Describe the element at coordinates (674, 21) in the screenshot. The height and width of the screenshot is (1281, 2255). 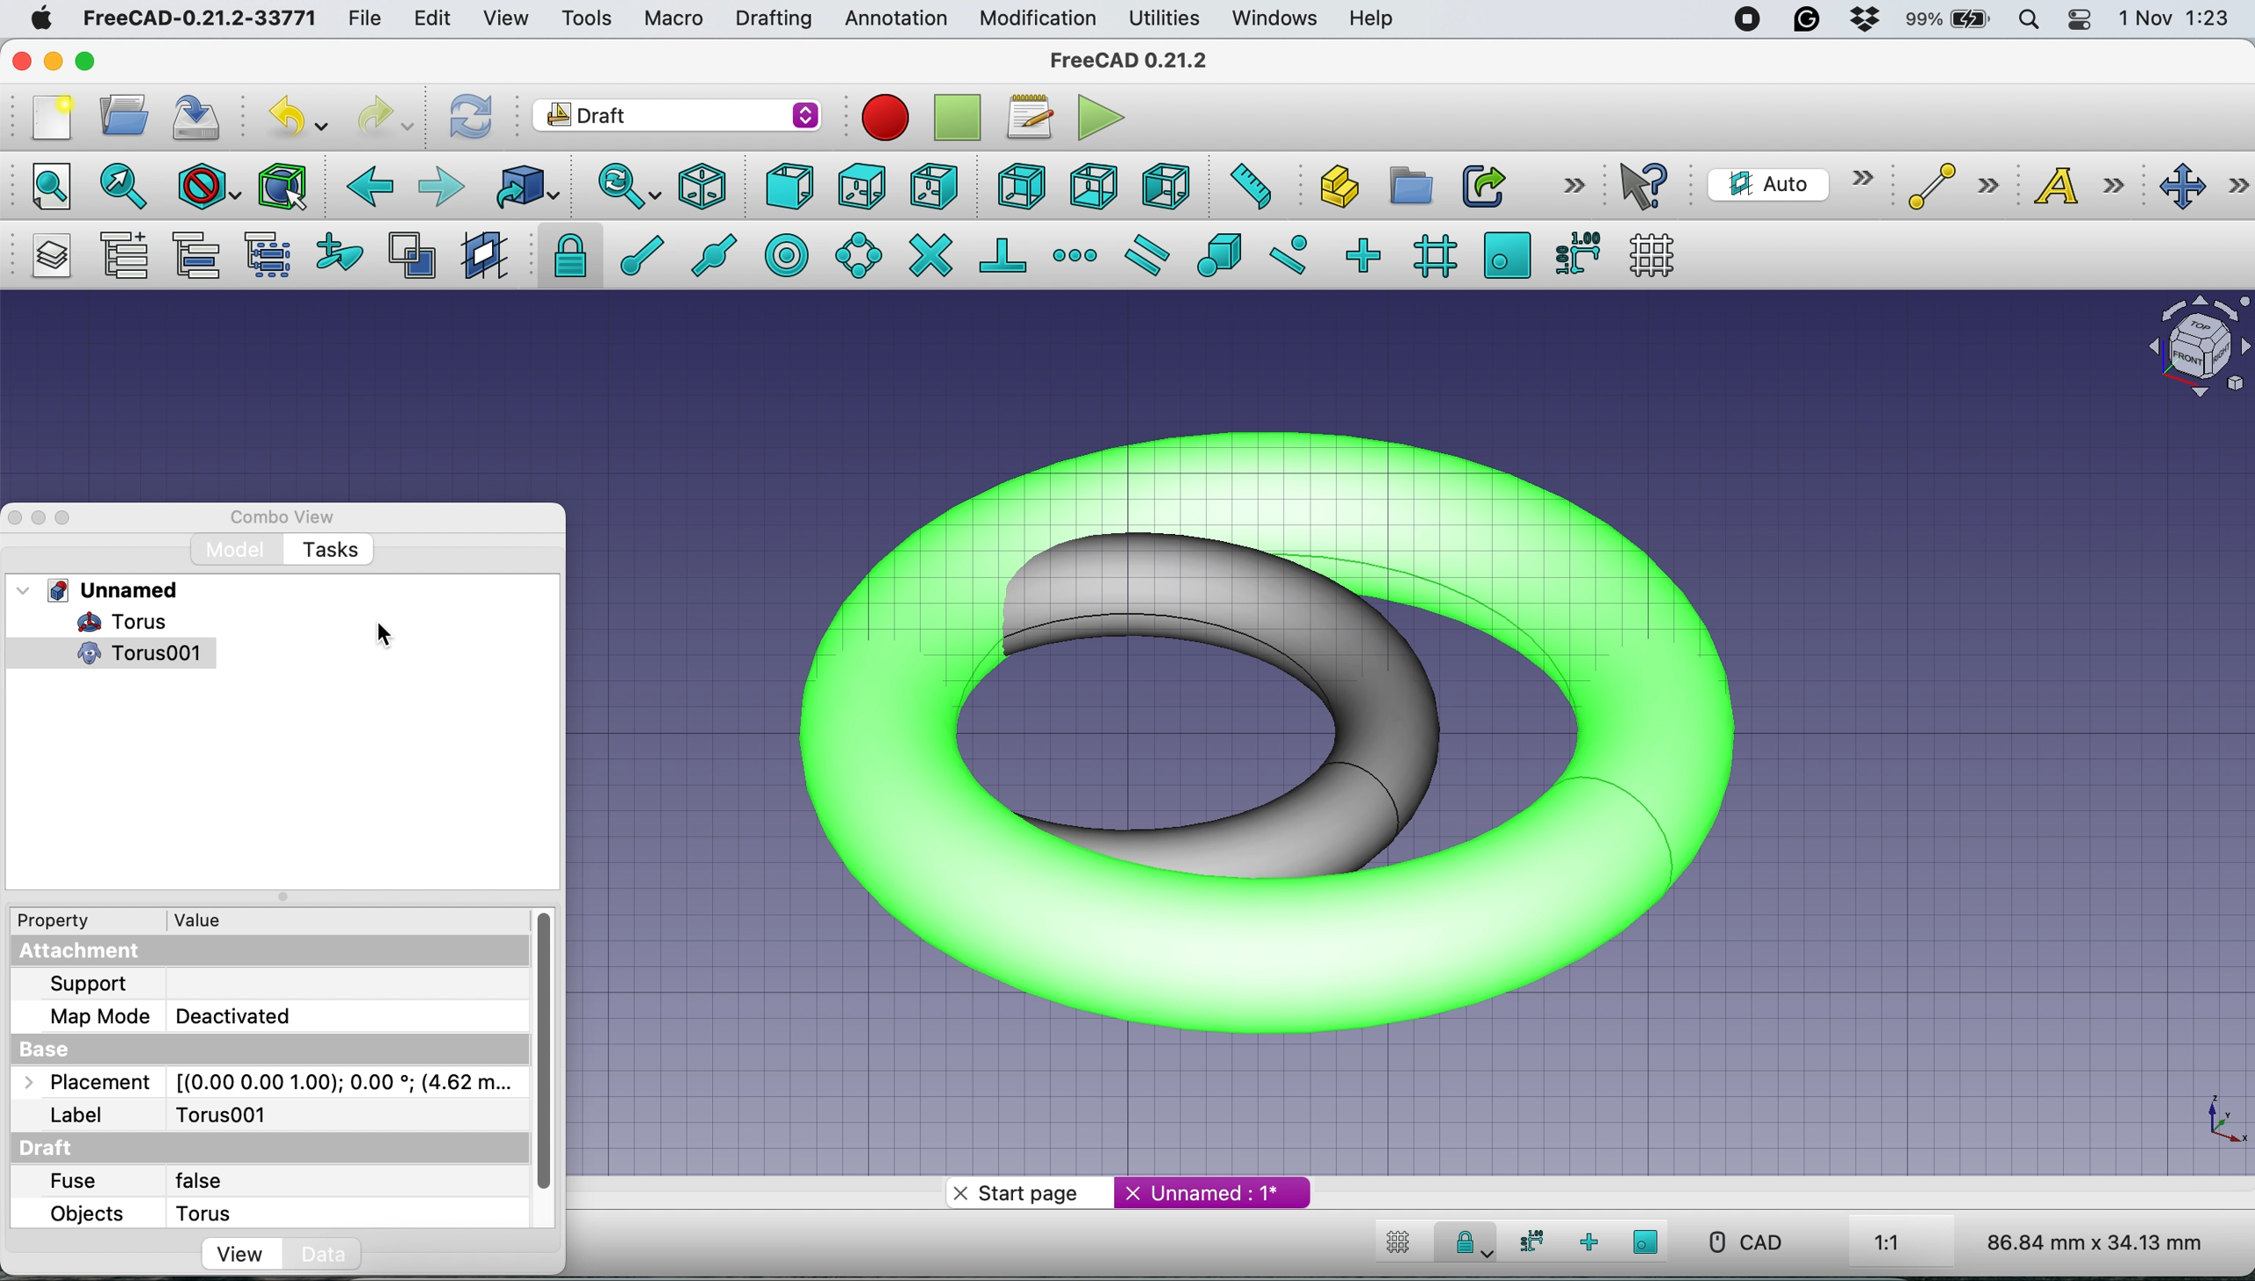
I see `macro` at that location.